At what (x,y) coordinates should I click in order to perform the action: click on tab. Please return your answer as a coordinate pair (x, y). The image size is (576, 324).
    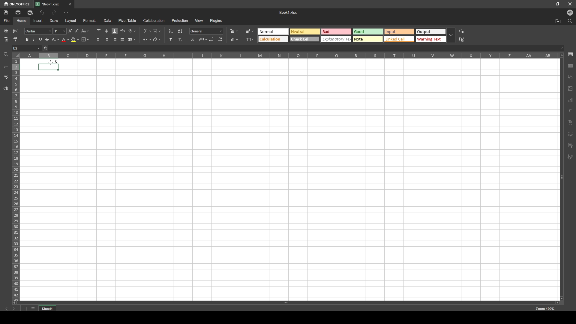
    Looking at the image, I should click on (50, 308).